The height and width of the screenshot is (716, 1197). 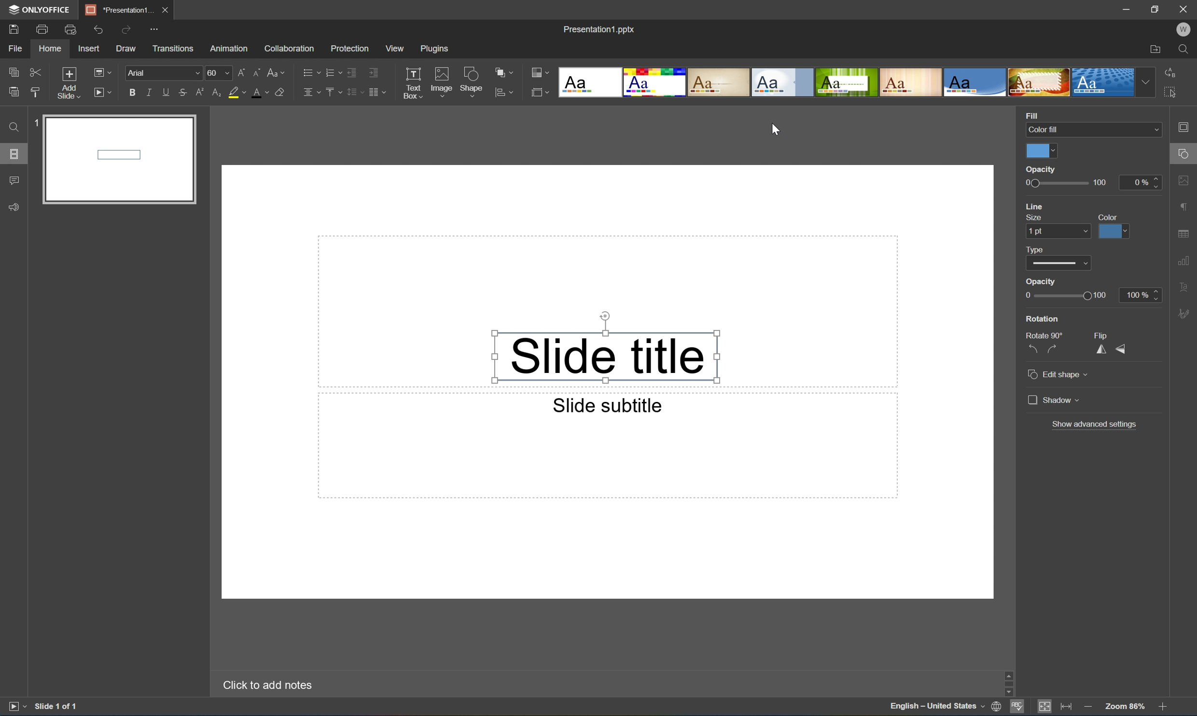 I want to click on Change case, so click(x=278, y=73).